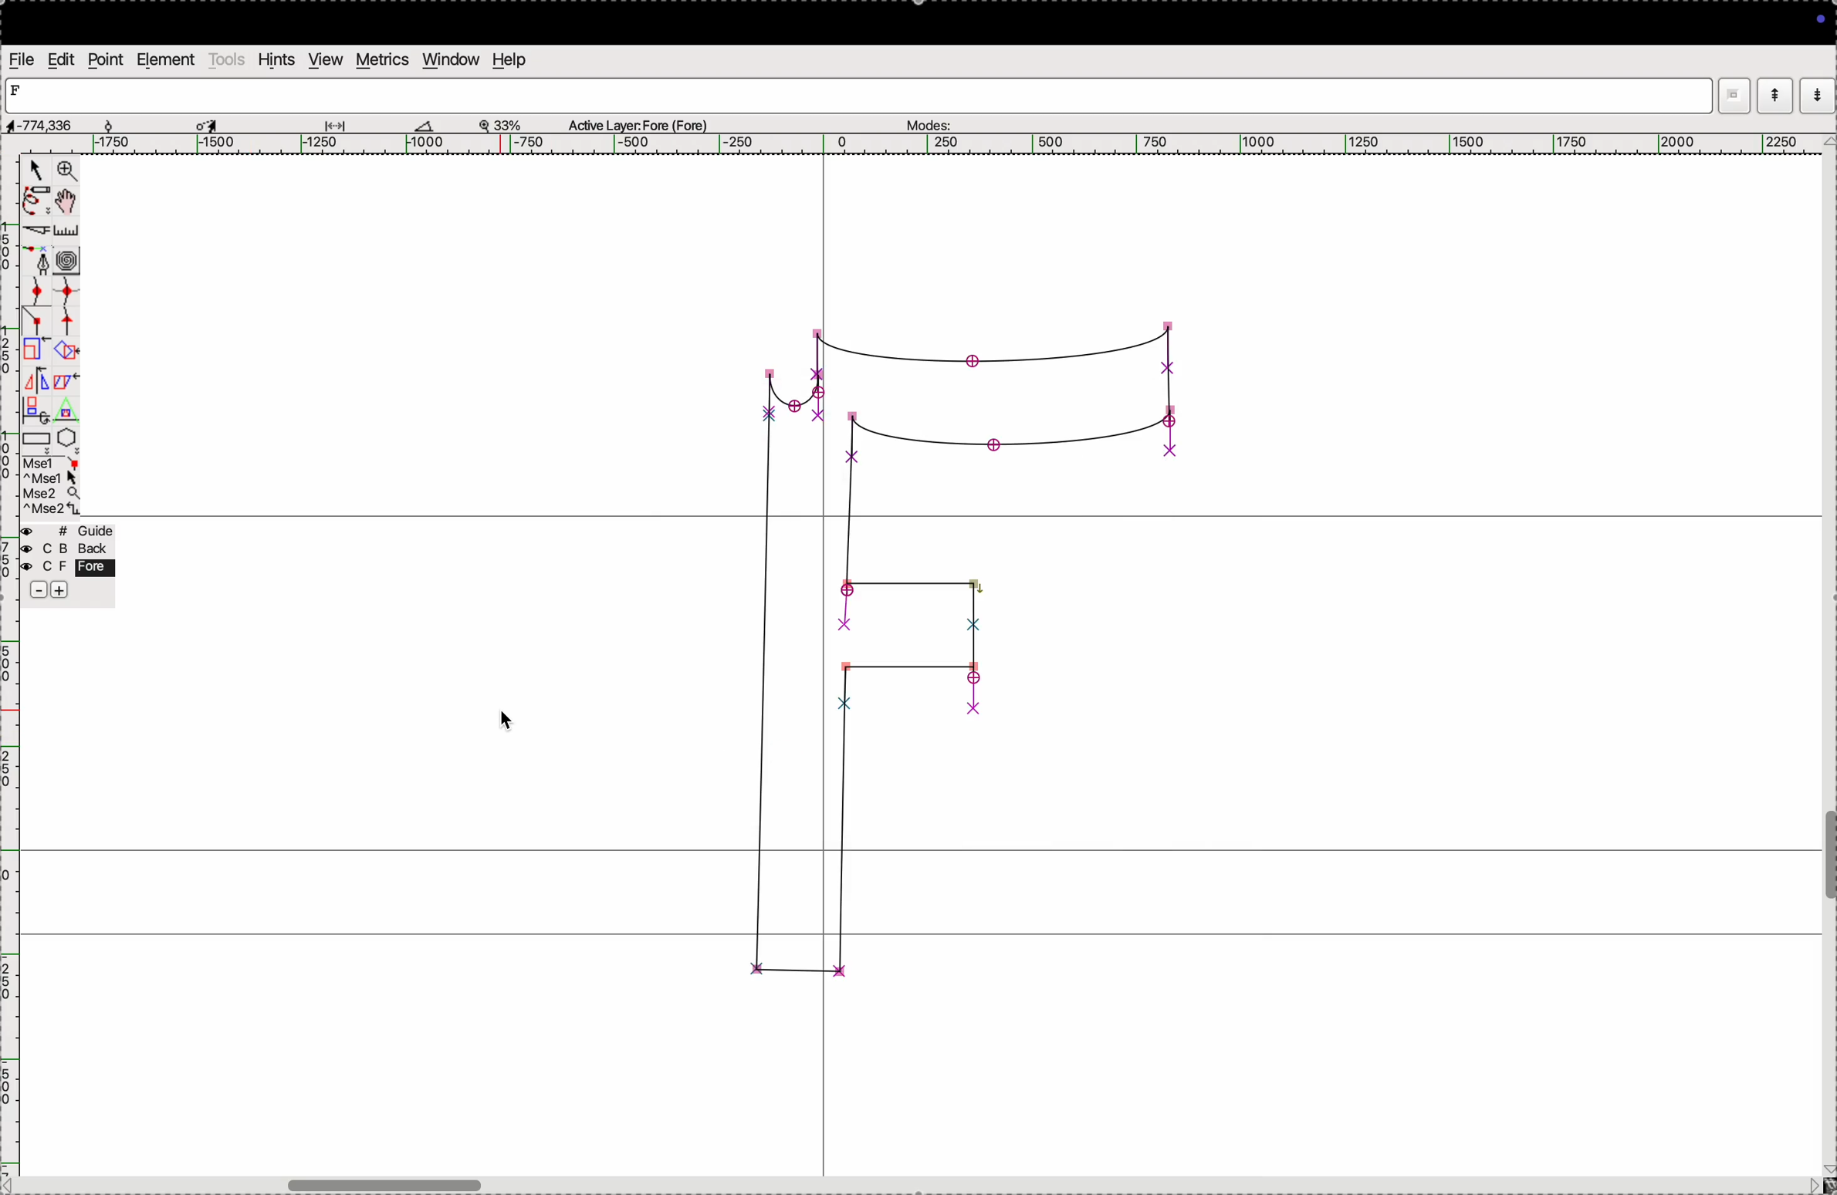 This screenshot has width=1837, height=1195. Describe the element at coordinates (19, 89) in the screenshot. I see `letter F` at that location.